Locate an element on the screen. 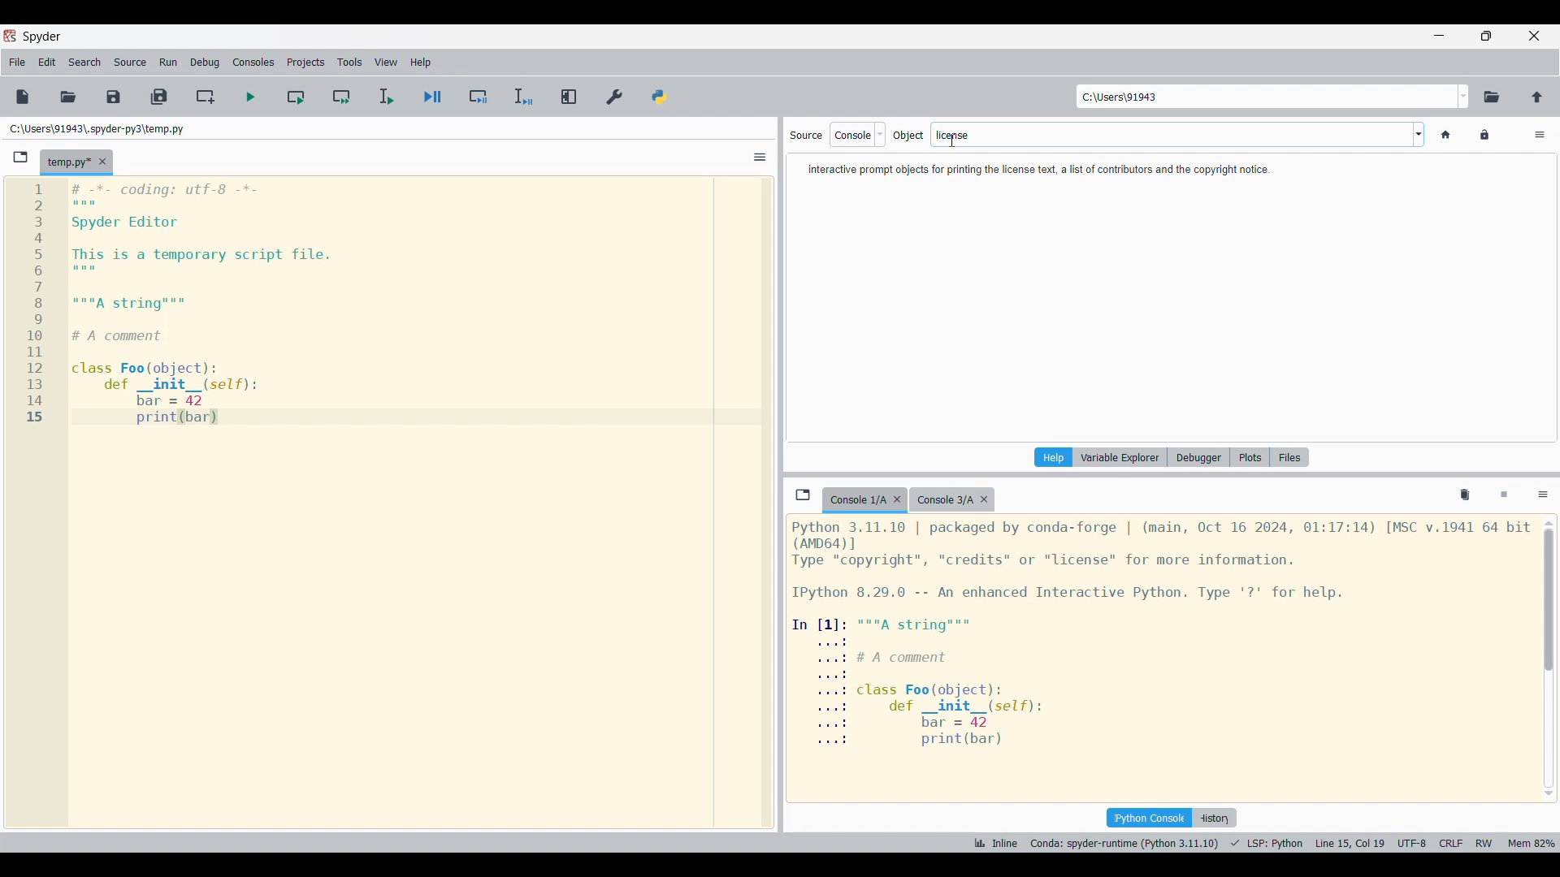 This screenshot has height=877, width=1560. Canada: spyder-runtime (Python 3.11.10) is located at coordinates (1122, 841).